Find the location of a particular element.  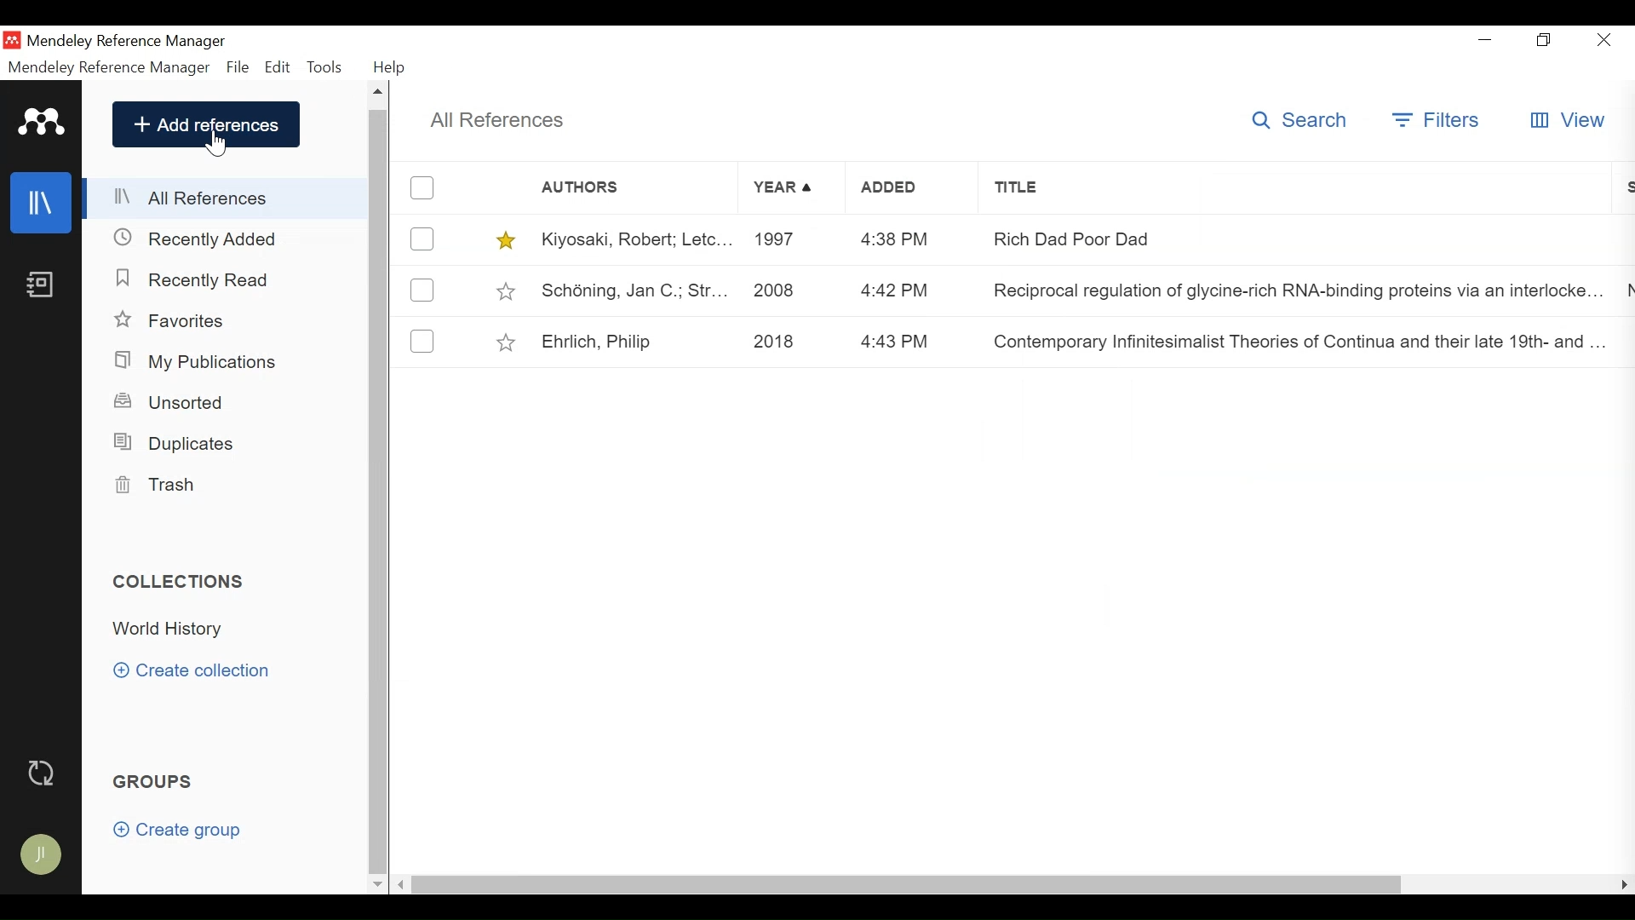

Kiyosaki, Robert; Letc... is located at coordinates (636, 240).